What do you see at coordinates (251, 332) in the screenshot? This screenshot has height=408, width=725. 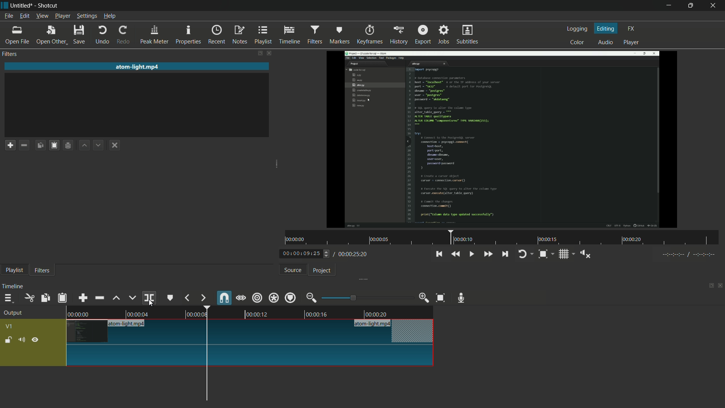 I see `` at bounding box center [251, 332].